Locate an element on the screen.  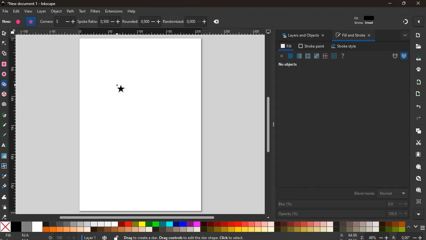
star is located at coordinates (4, 84).